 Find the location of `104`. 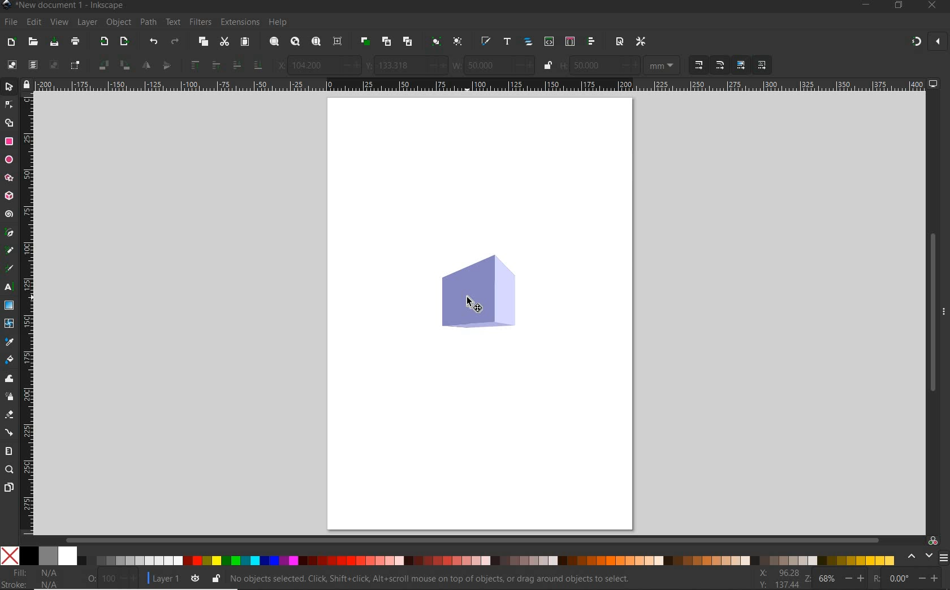

104 is located at coordinates (314, 66).